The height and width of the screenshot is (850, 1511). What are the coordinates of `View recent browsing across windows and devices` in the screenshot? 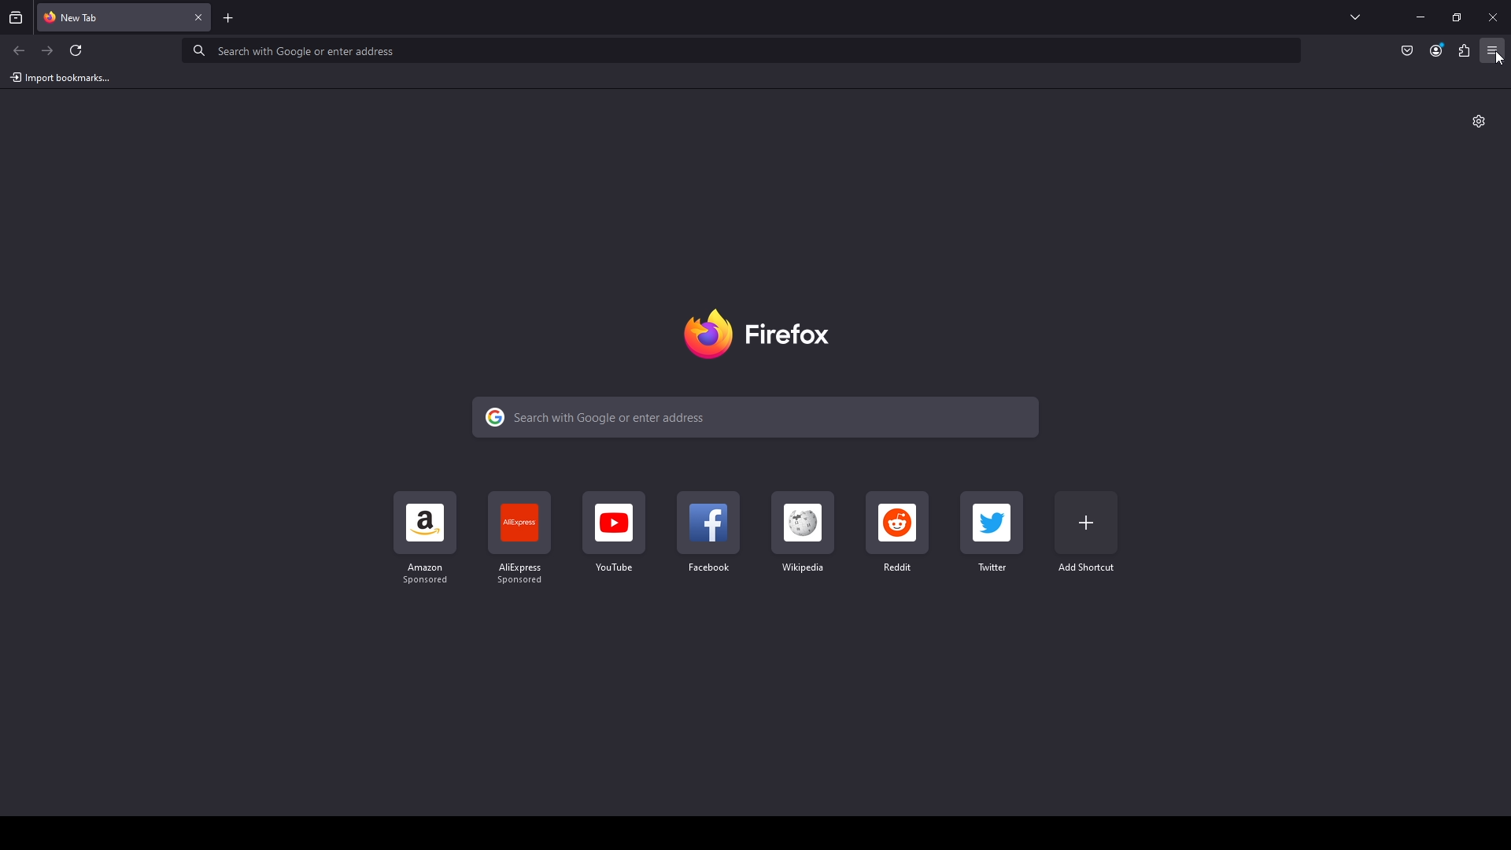 It's located at (17, 17).